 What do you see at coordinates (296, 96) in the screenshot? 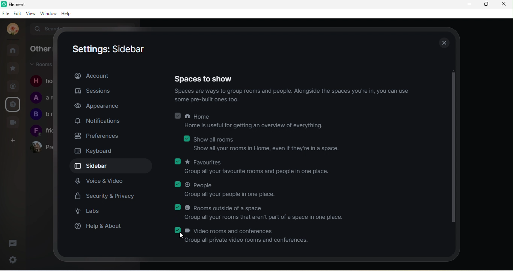
I see `spaces are ways to group rooms and people. along side spaces you are in, you can use some pre built spaces` at bounding box center [296, 96].